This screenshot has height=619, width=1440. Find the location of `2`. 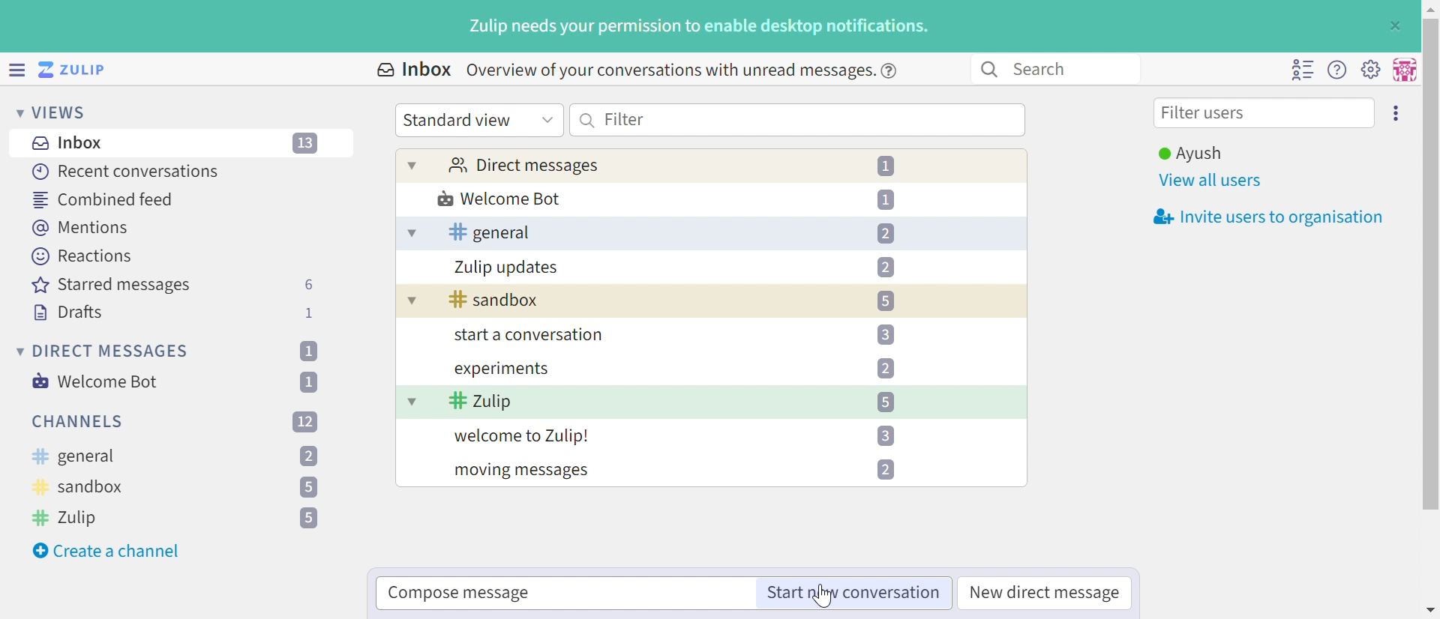

2 is located at coordinates (309, 457).